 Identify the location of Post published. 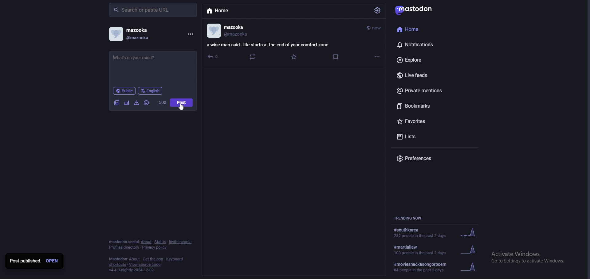
(26, 260).